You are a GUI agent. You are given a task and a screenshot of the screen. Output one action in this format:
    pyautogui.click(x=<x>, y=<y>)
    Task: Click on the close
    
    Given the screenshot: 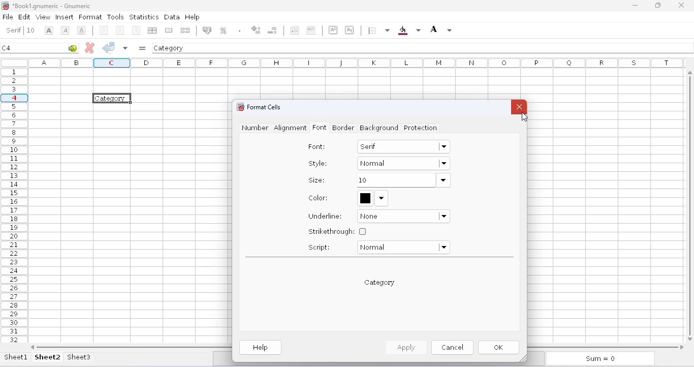 What is the action you would take?
    pyautogui.click(x=683, y=5)
    